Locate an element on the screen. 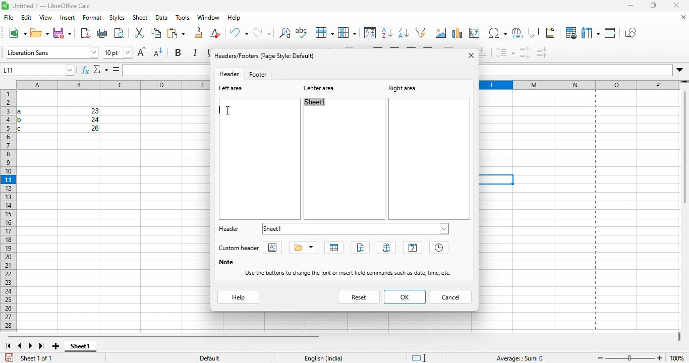 The height and width of the screenshot is (363, 689). view is located at coordinates (46, 19).